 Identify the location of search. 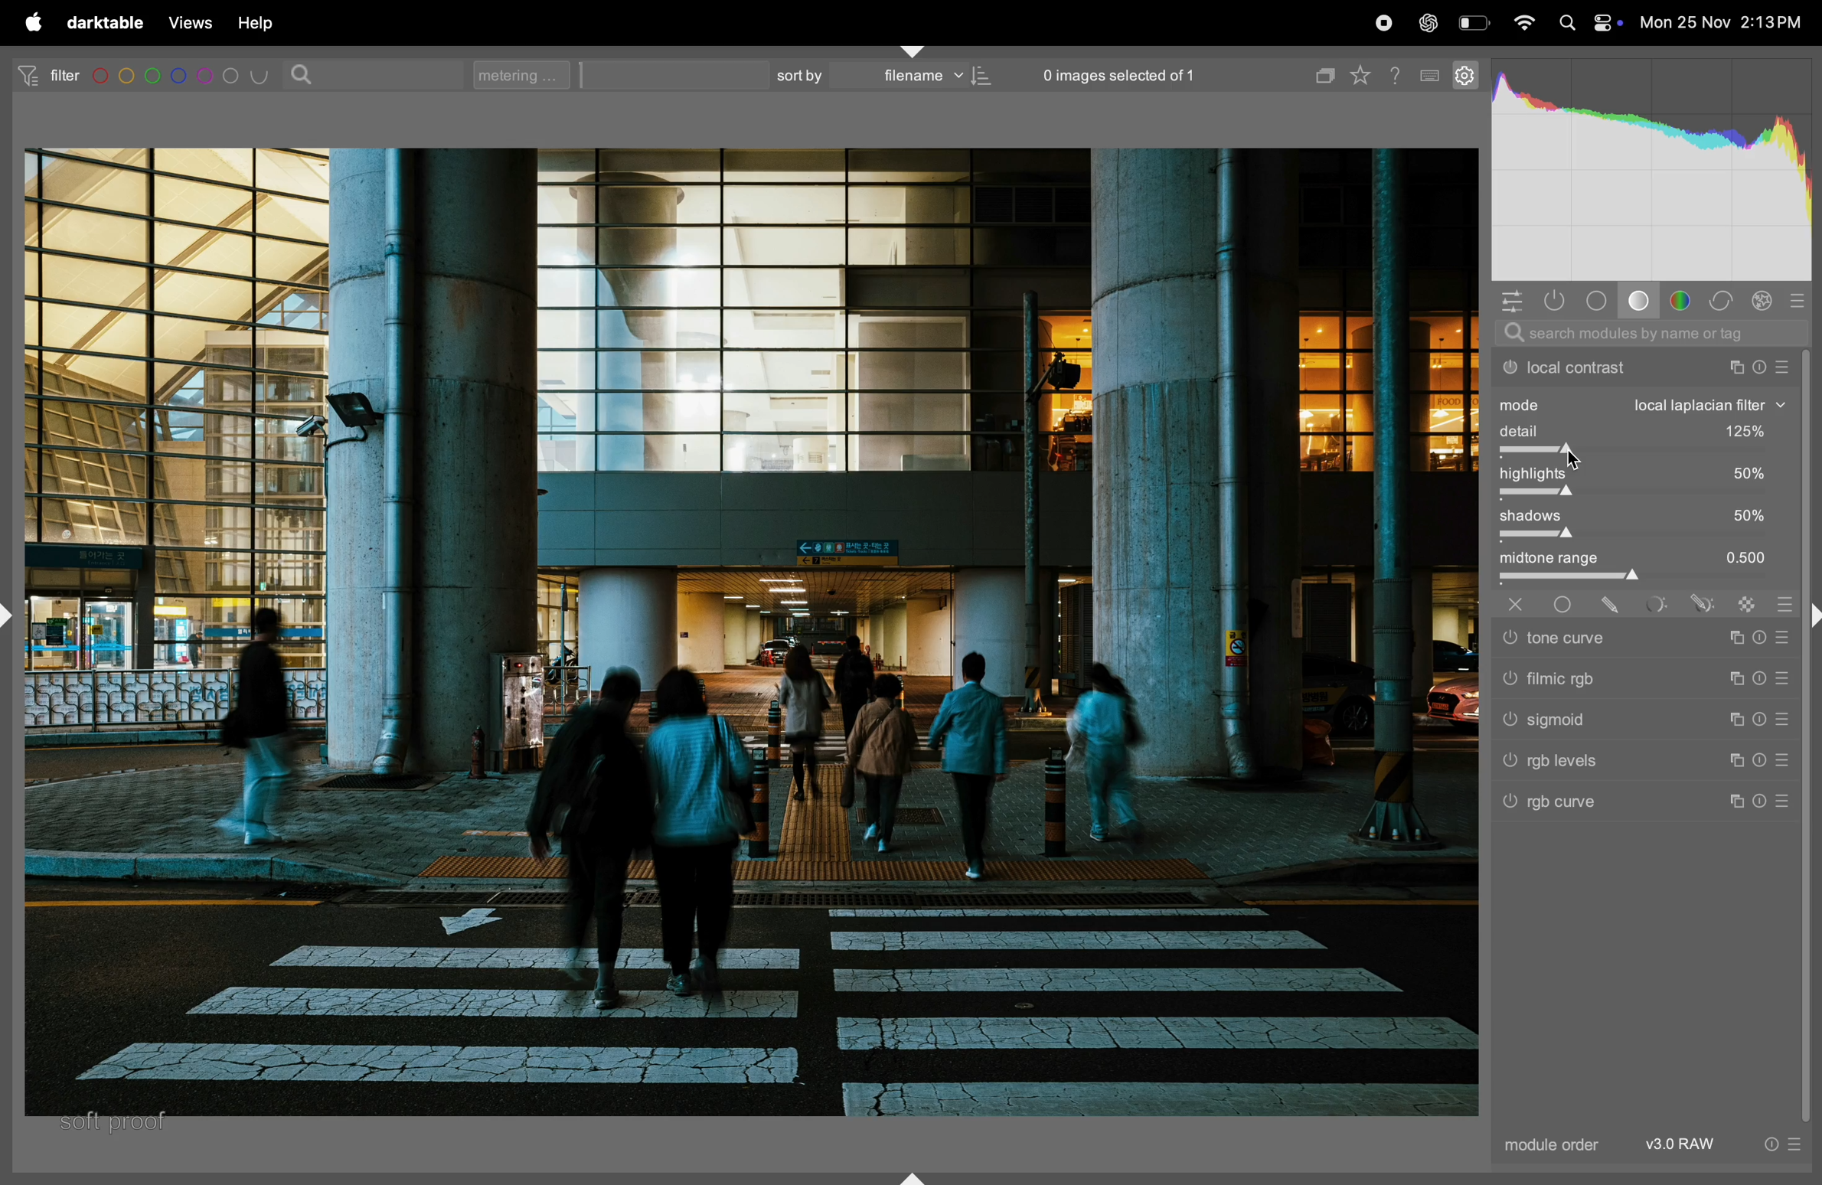
(1643, 336).